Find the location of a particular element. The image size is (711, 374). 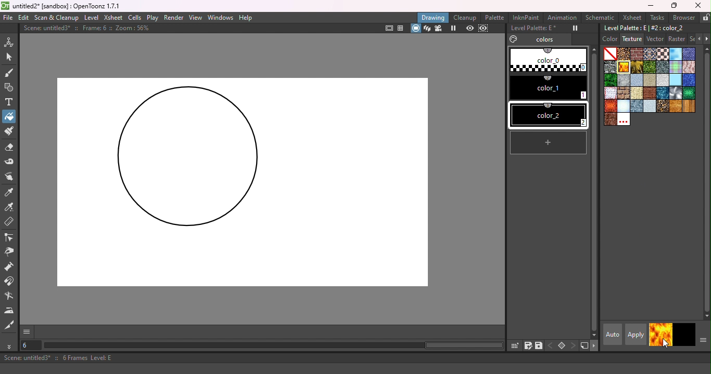

Freeze is located at coordinates (454, 28).